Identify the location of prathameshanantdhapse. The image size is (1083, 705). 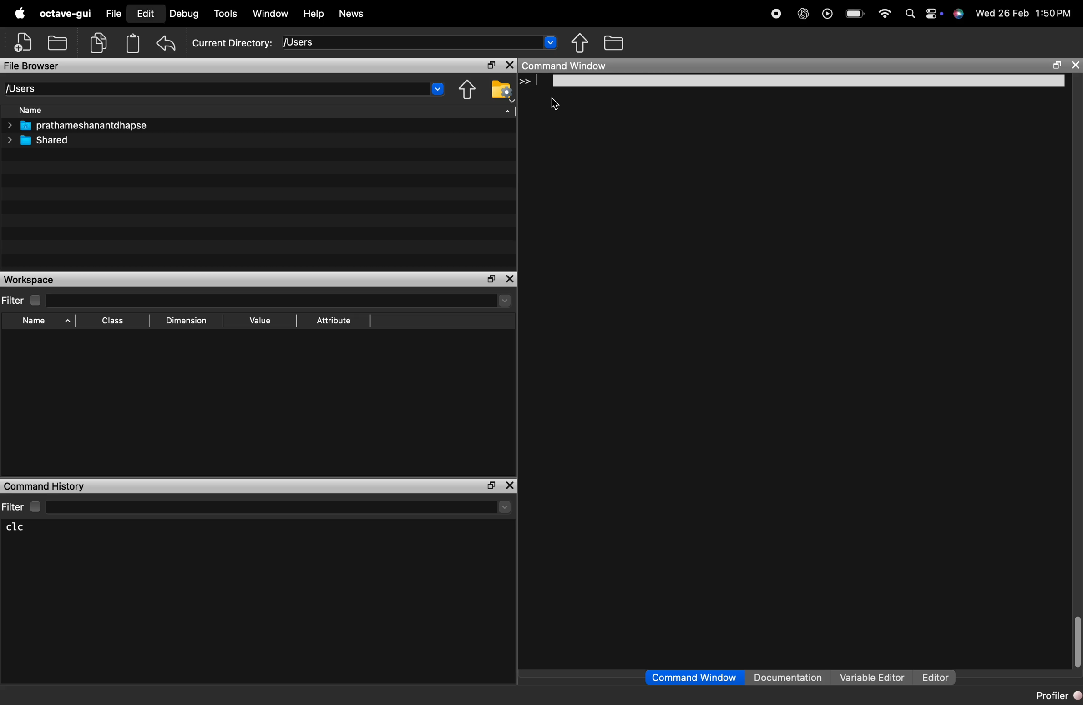
(77, 126).